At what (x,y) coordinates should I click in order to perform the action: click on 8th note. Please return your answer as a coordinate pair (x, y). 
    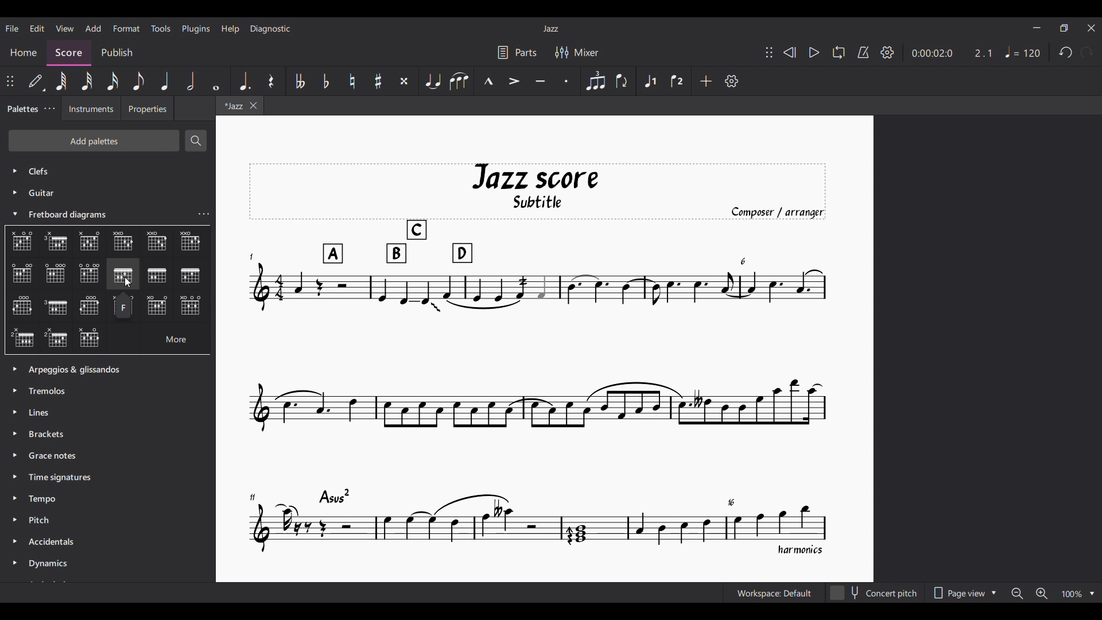
    Looking at the image, I should click on (138, 81).